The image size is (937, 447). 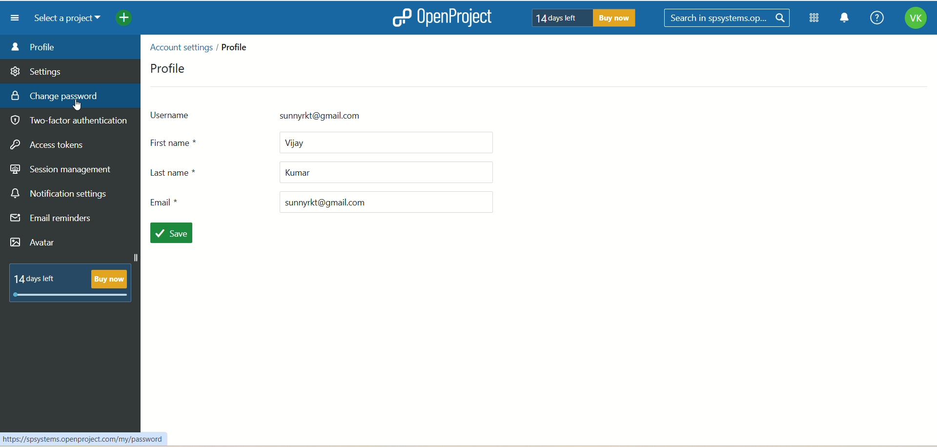 What do you see at coordinates (278, 116) in the screenshot?
I see `username` at bounding box center [278, 116].